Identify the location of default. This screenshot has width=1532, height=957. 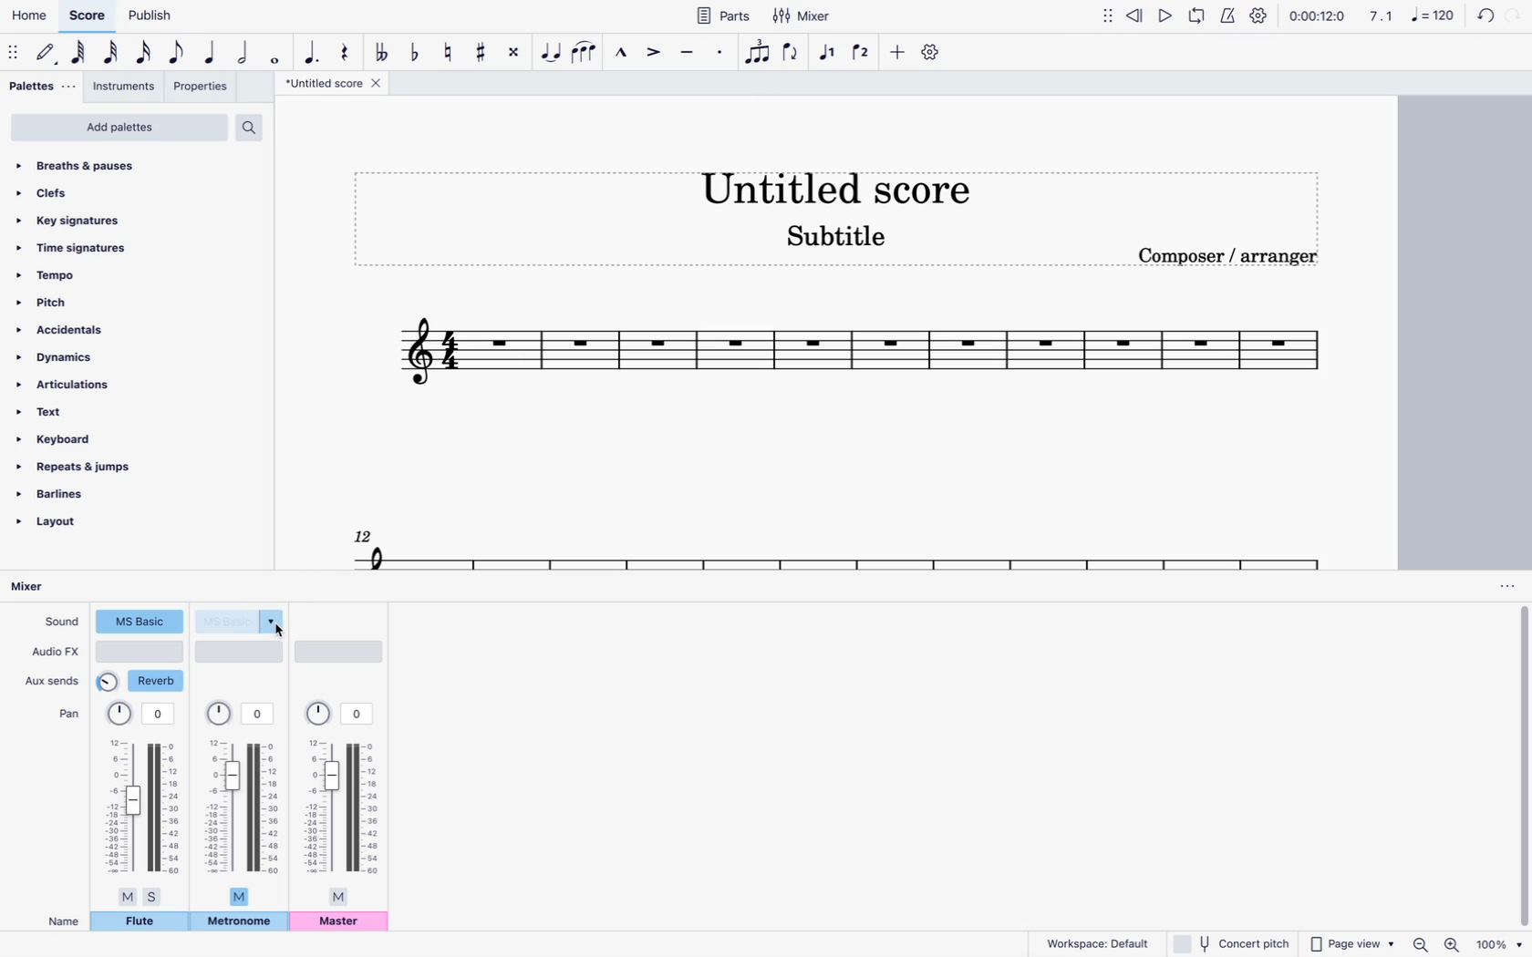
(49, 54).